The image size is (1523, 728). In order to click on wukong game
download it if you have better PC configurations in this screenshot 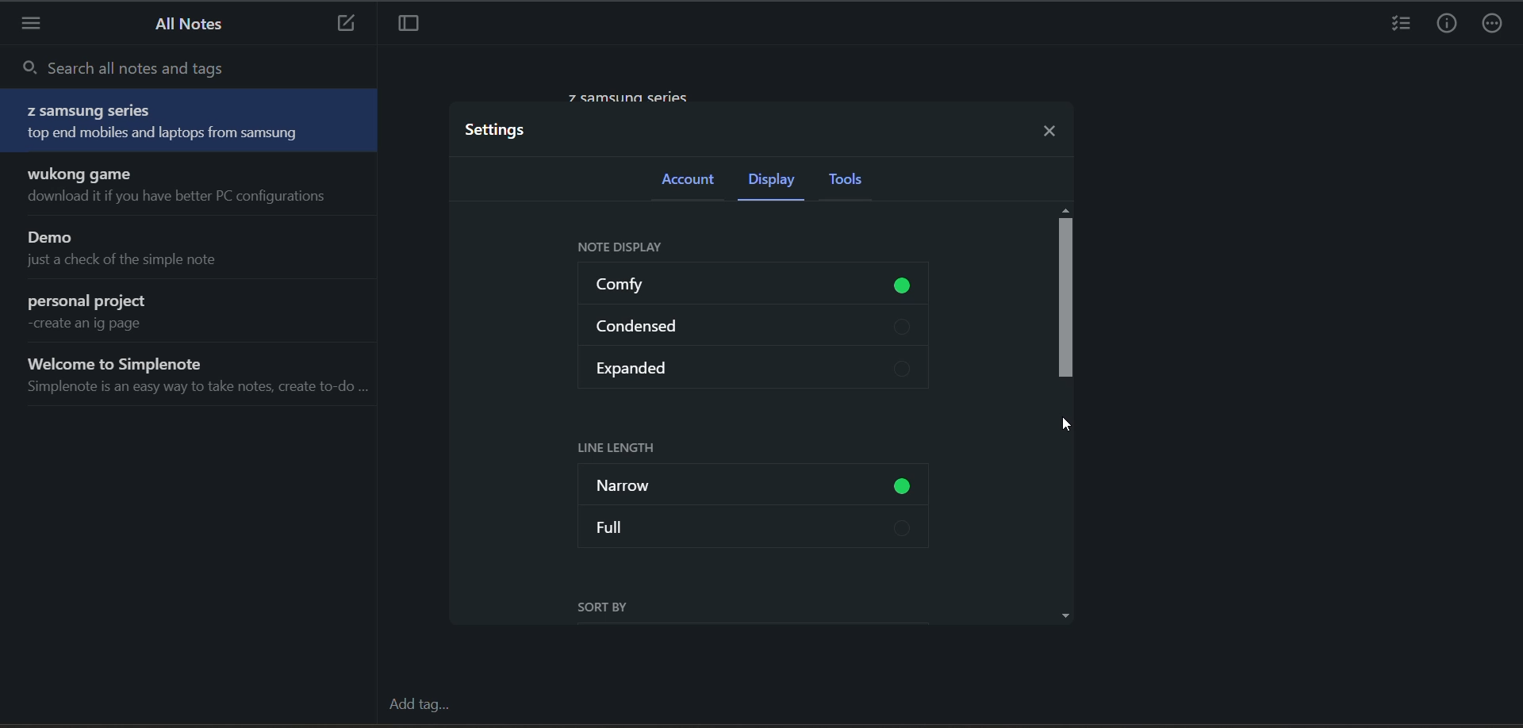, I will do `click(194, 186)`.